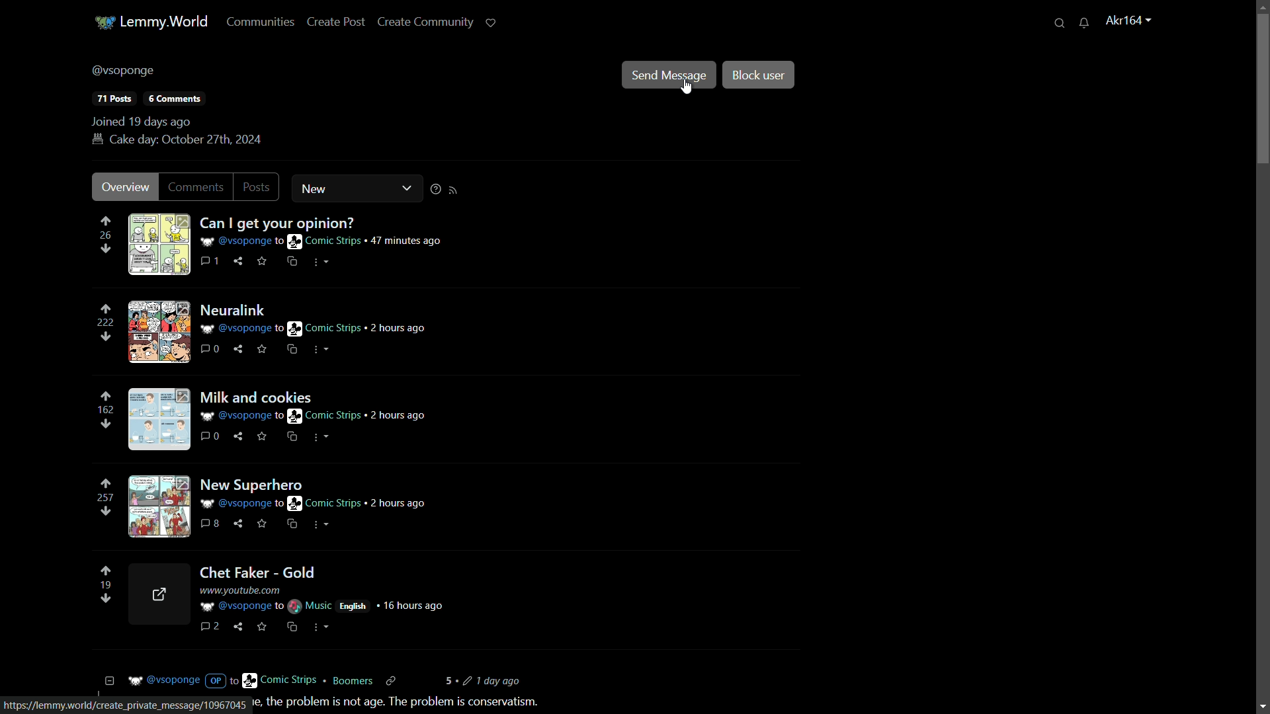 This screenshot has height=714, width=1270. What do you see at coordinates (426, 23) in the screenshot?
I see `create community` at bounding box center [426, 23].